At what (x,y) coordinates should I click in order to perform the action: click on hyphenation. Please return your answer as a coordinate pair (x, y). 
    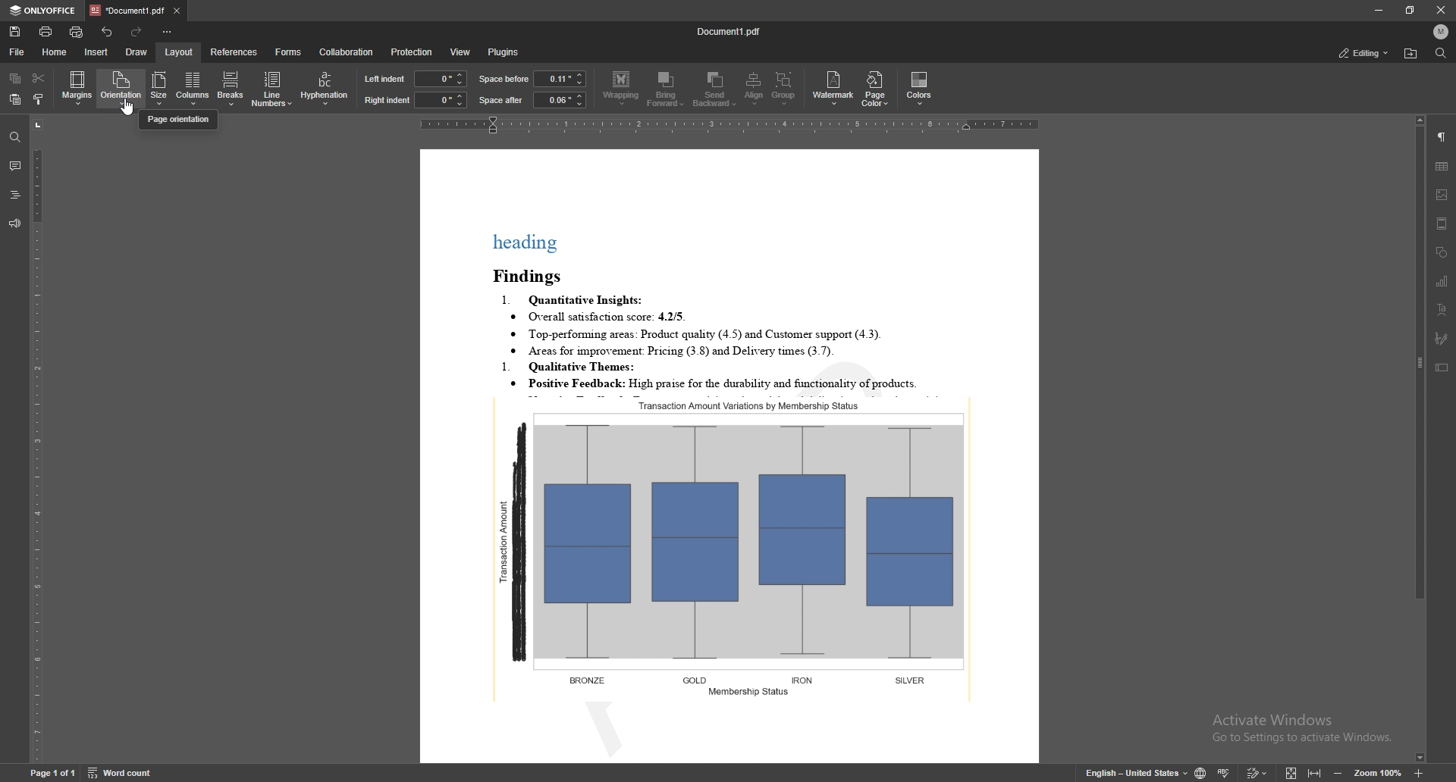
    Looking at the image, I should click on (326, 87).